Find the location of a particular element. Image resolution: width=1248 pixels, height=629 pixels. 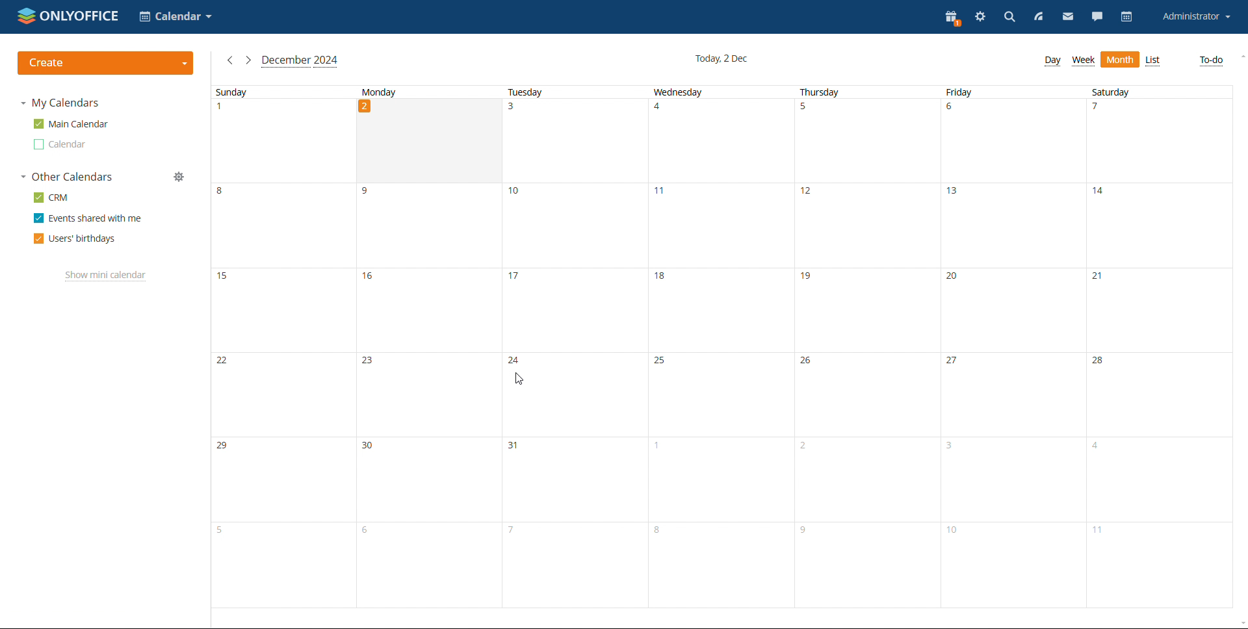

9 is located at coordinates (371, 192).